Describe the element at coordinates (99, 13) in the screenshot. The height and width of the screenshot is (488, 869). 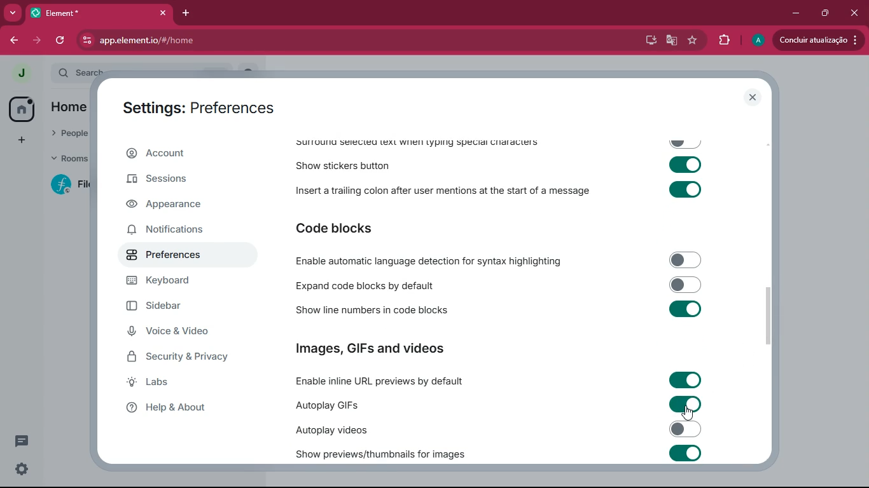
I see `element` at that location.